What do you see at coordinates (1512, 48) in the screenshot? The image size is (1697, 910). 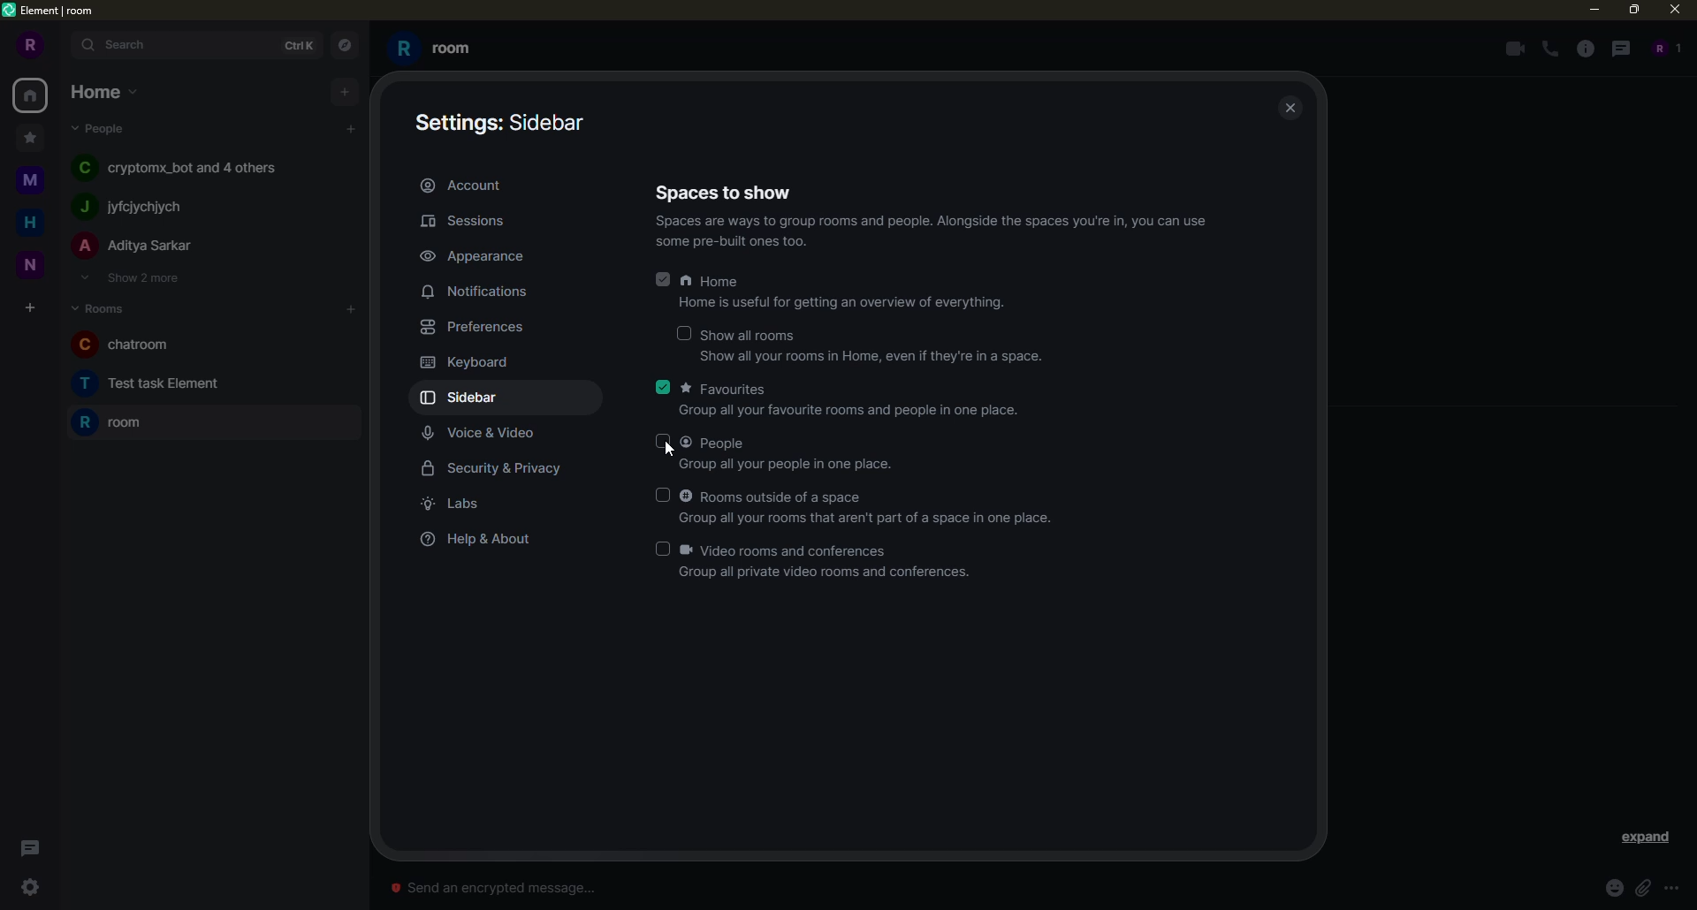 I see `video call` at bounding box center [1512, 48].